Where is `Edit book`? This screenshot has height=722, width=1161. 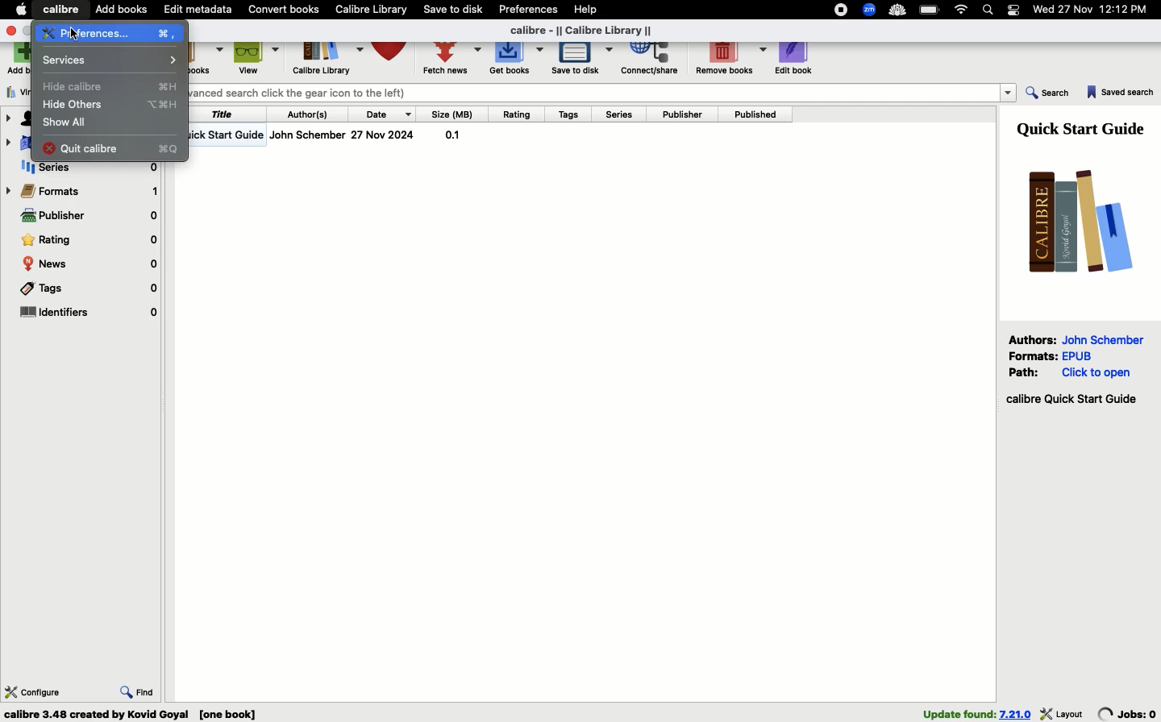 Edit book is located at coordinates (801, 59).